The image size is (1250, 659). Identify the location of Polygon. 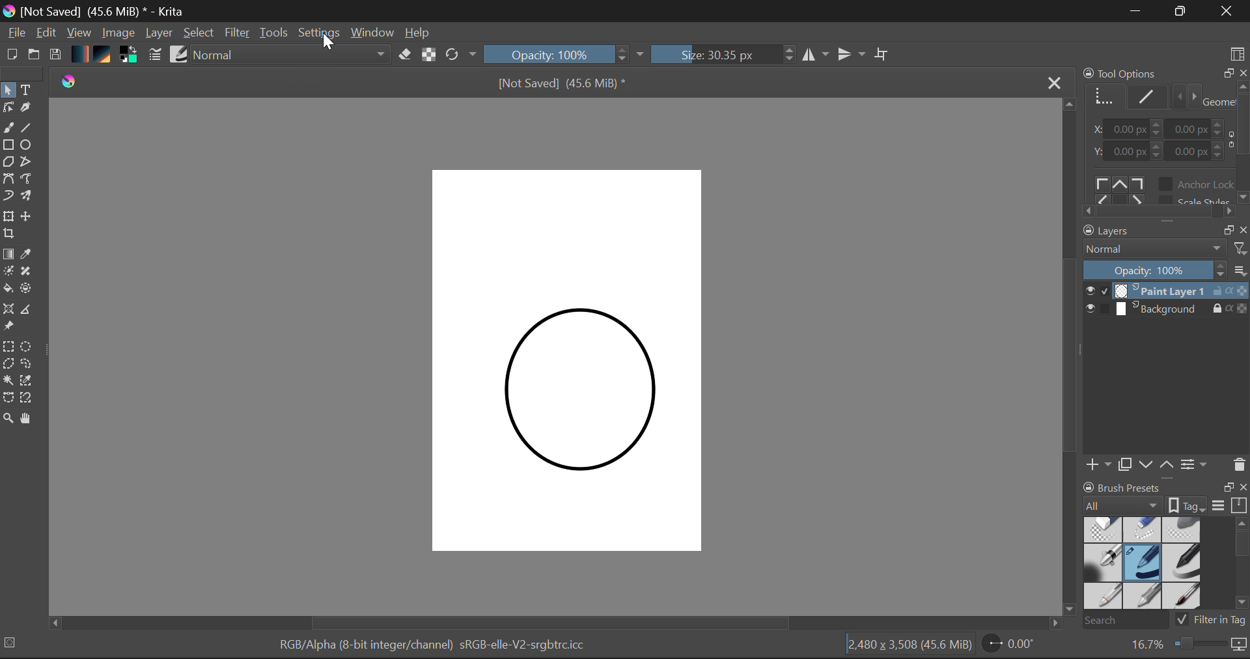
(8, 163).